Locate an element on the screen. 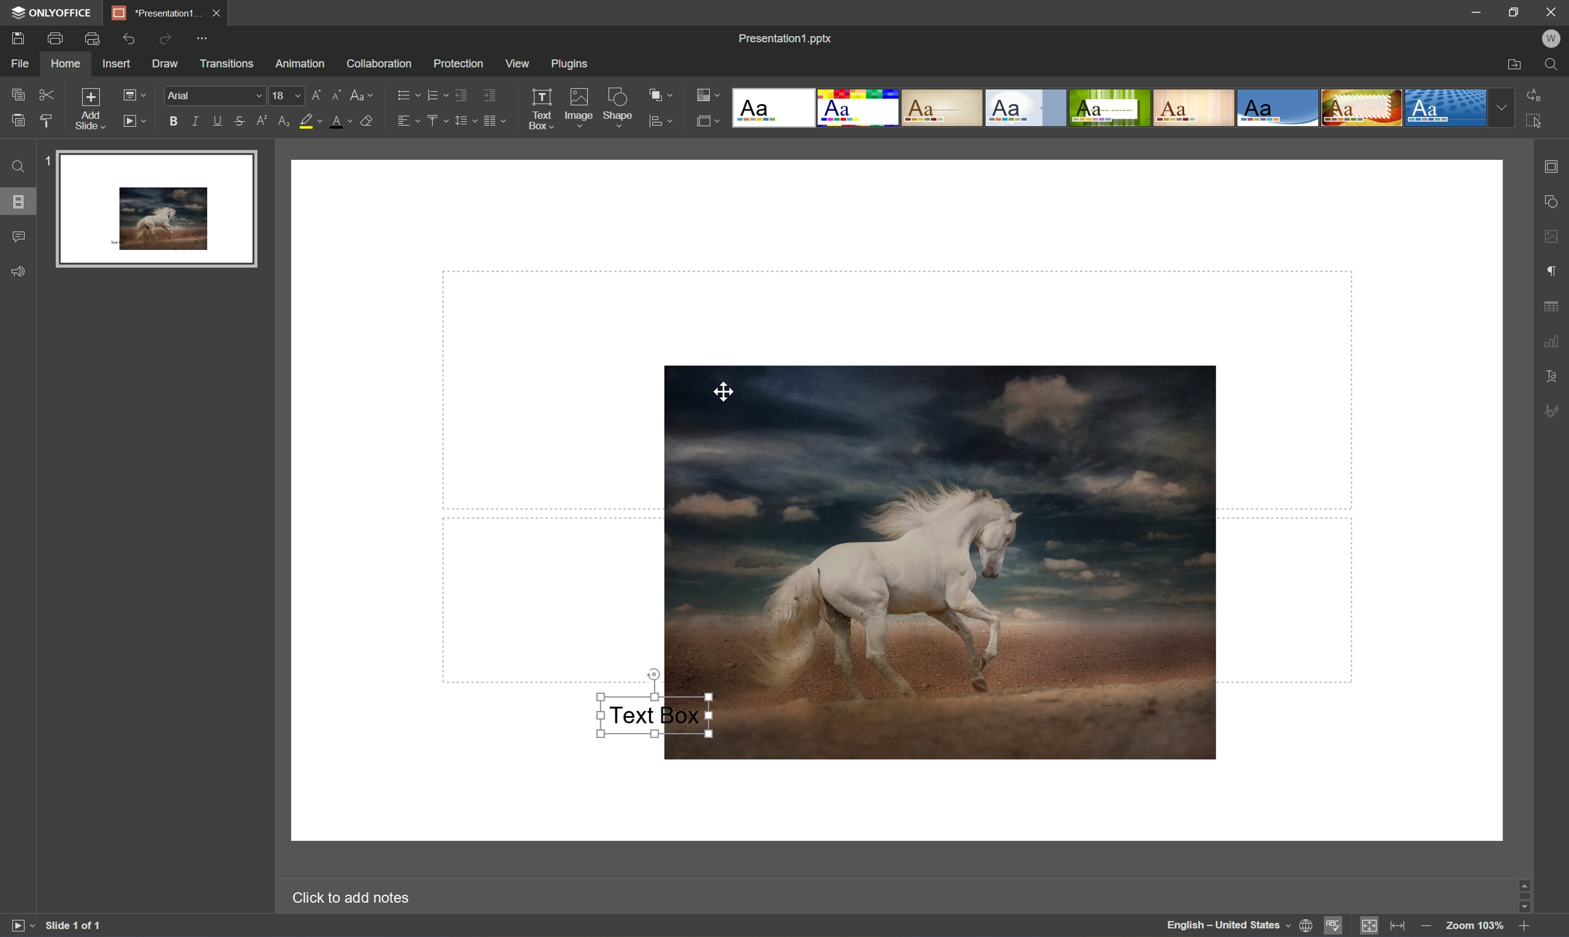 This screenshot has width=1569, height=937. Undo is located at coordinates (131, 40).